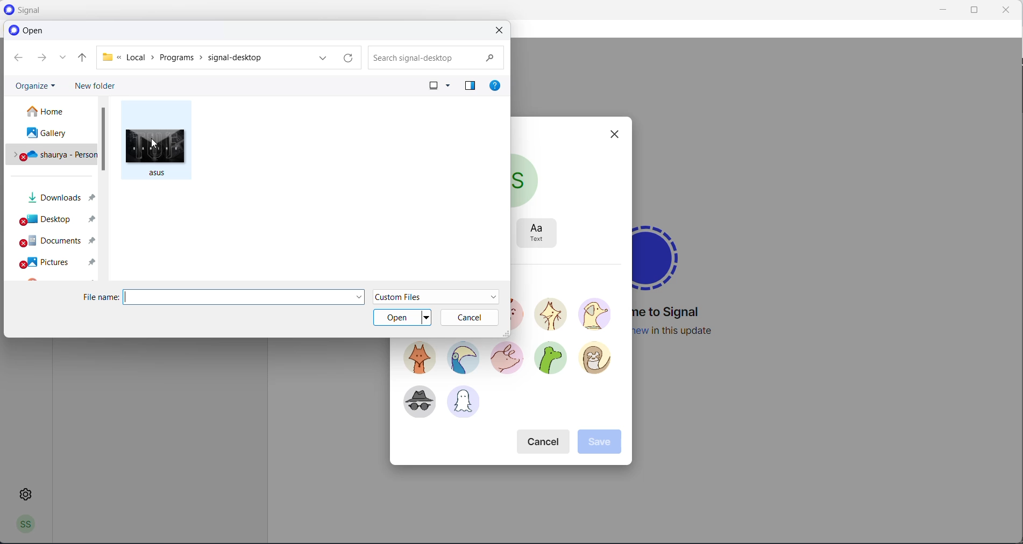  What do you see at coordinates (349, 58) in the screenshot?
I see `refresh` at bounding box center [349, 58].